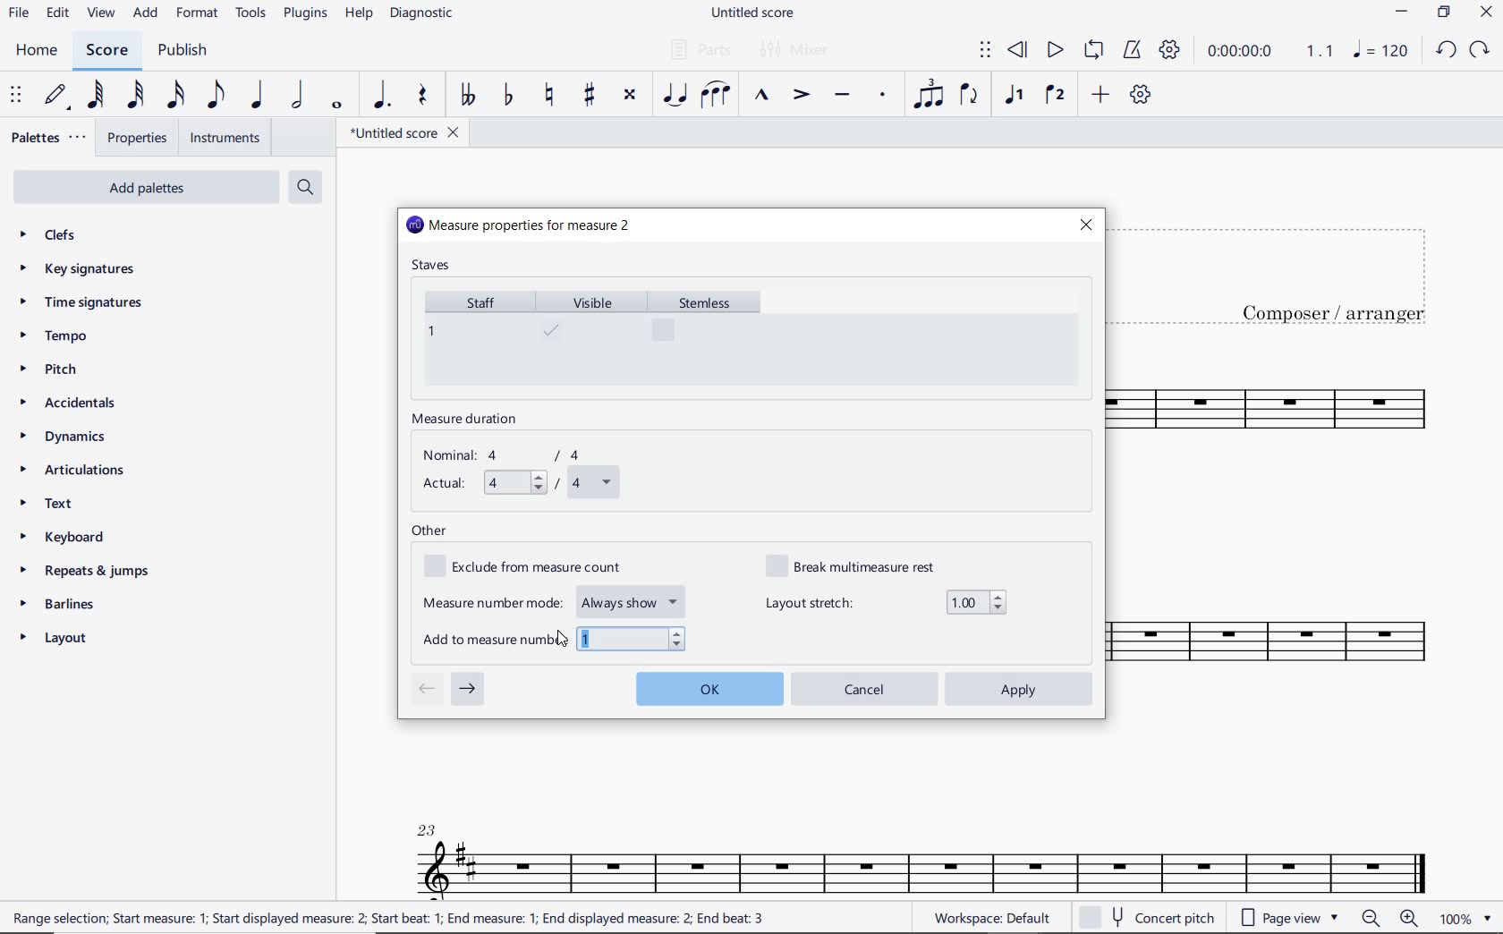 The image size is (1503, 934). What do you see at coordinates (1270, 53) in the screenshot?
I see `PLAY SPEED` at bounding box center [1270, 53].